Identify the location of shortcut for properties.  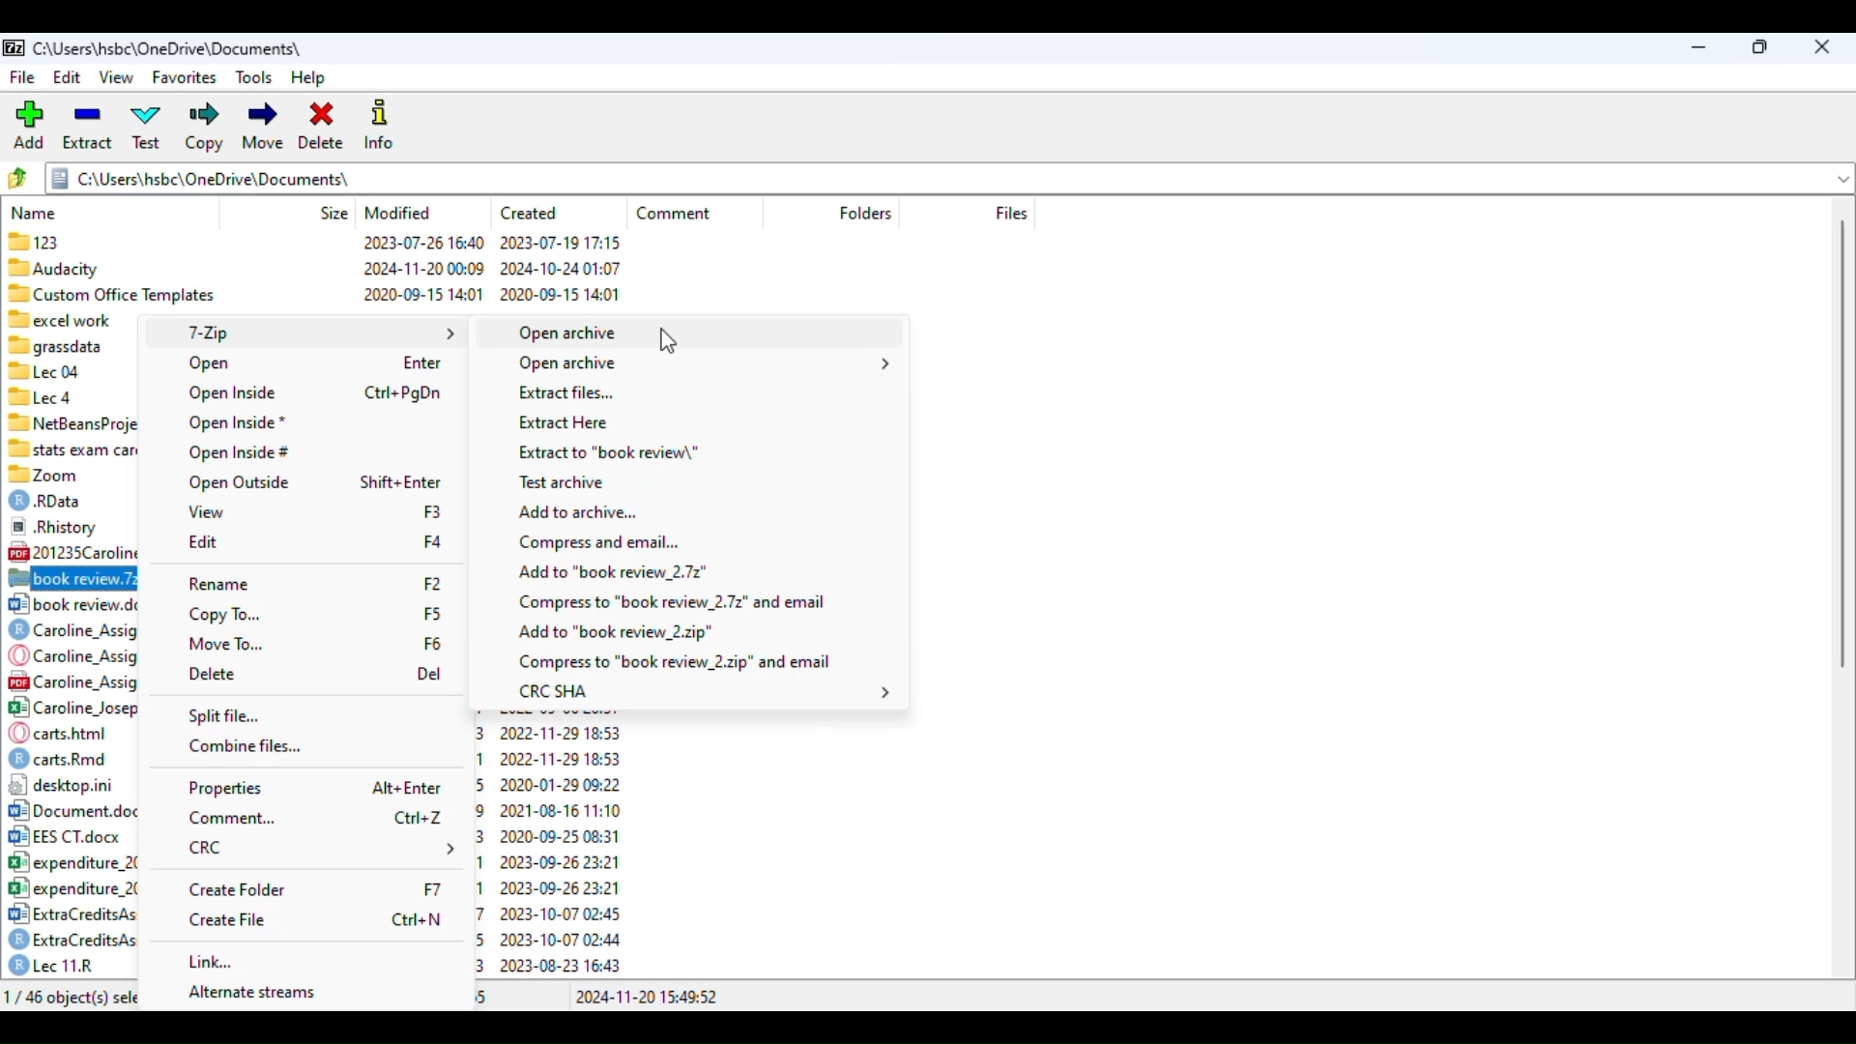
(407, 789).